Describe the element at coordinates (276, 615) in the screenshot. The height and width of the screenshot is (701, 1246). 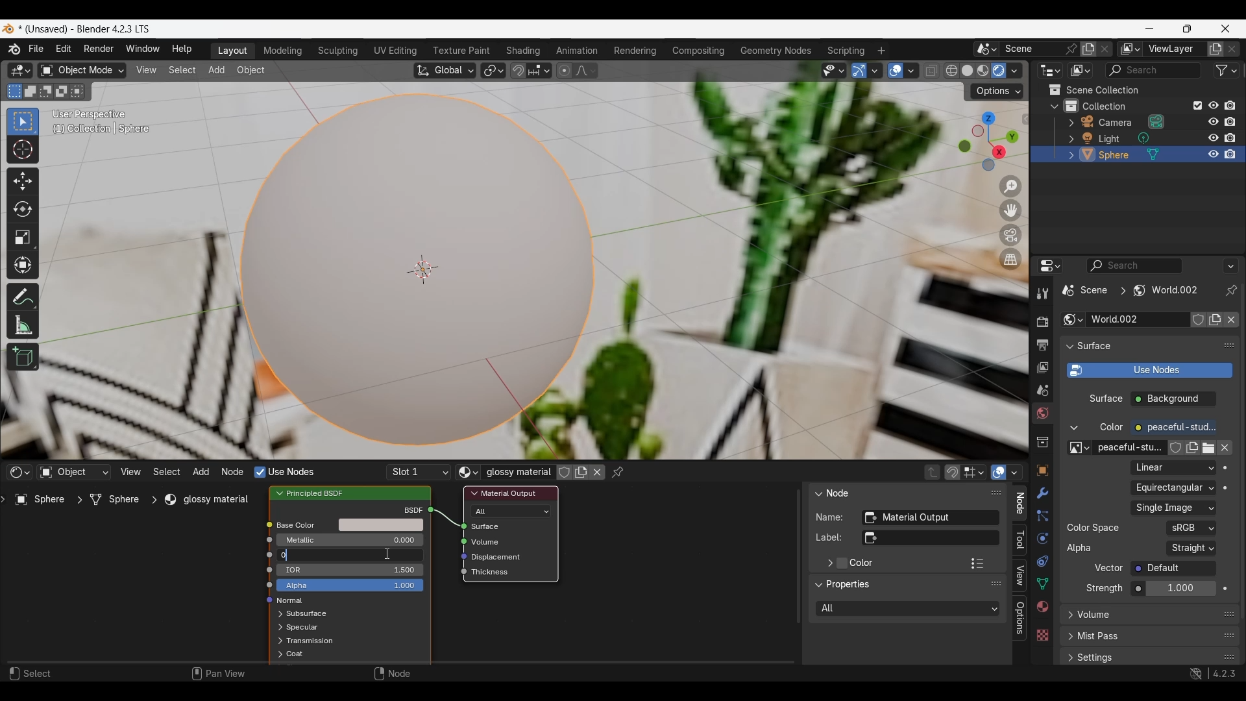
I see `Expand respective options` at that location.